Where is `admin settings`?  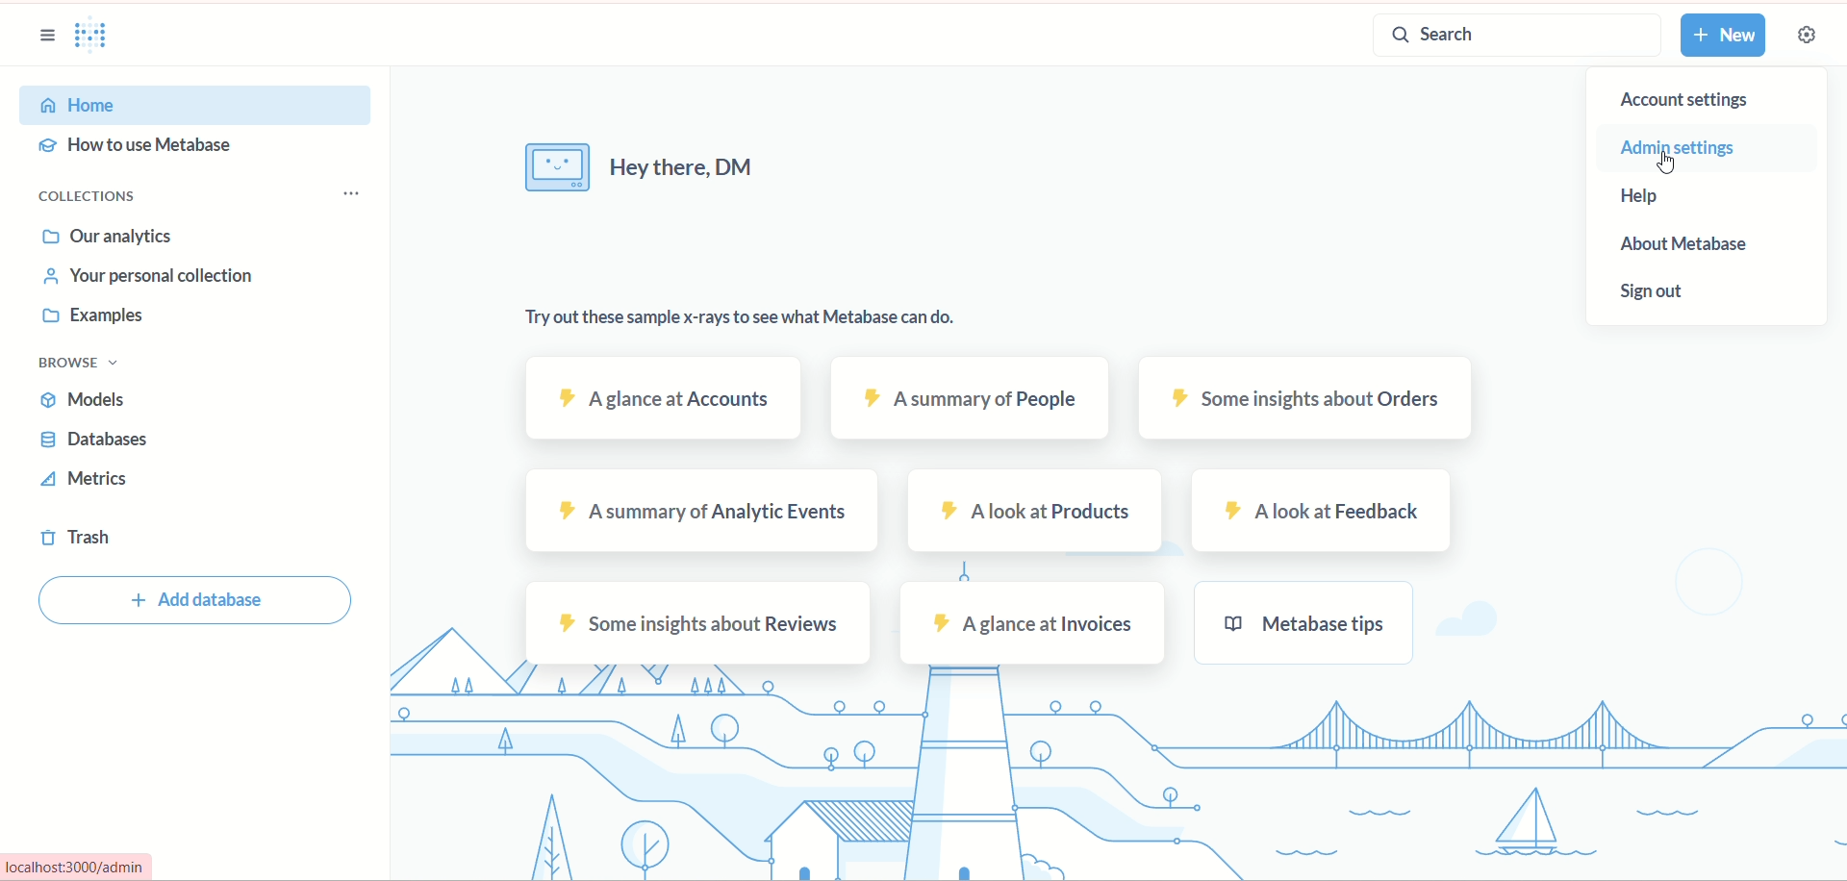 admin settings is located at coordinates (1675, 150).